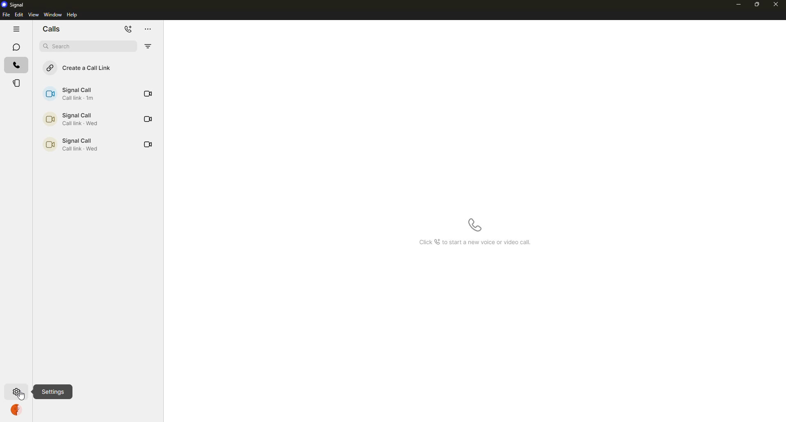 Image resolution: width=786 pixels, height=422 pixels. I want to click on create a call link, so click(79, 68).